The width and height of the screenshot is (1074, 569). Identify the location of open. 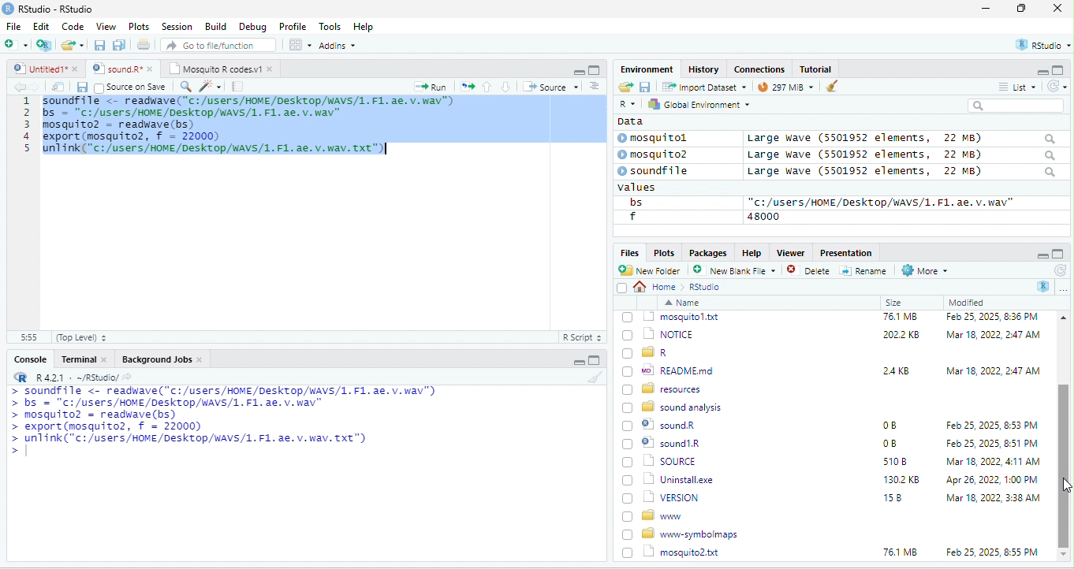
(625, 87).